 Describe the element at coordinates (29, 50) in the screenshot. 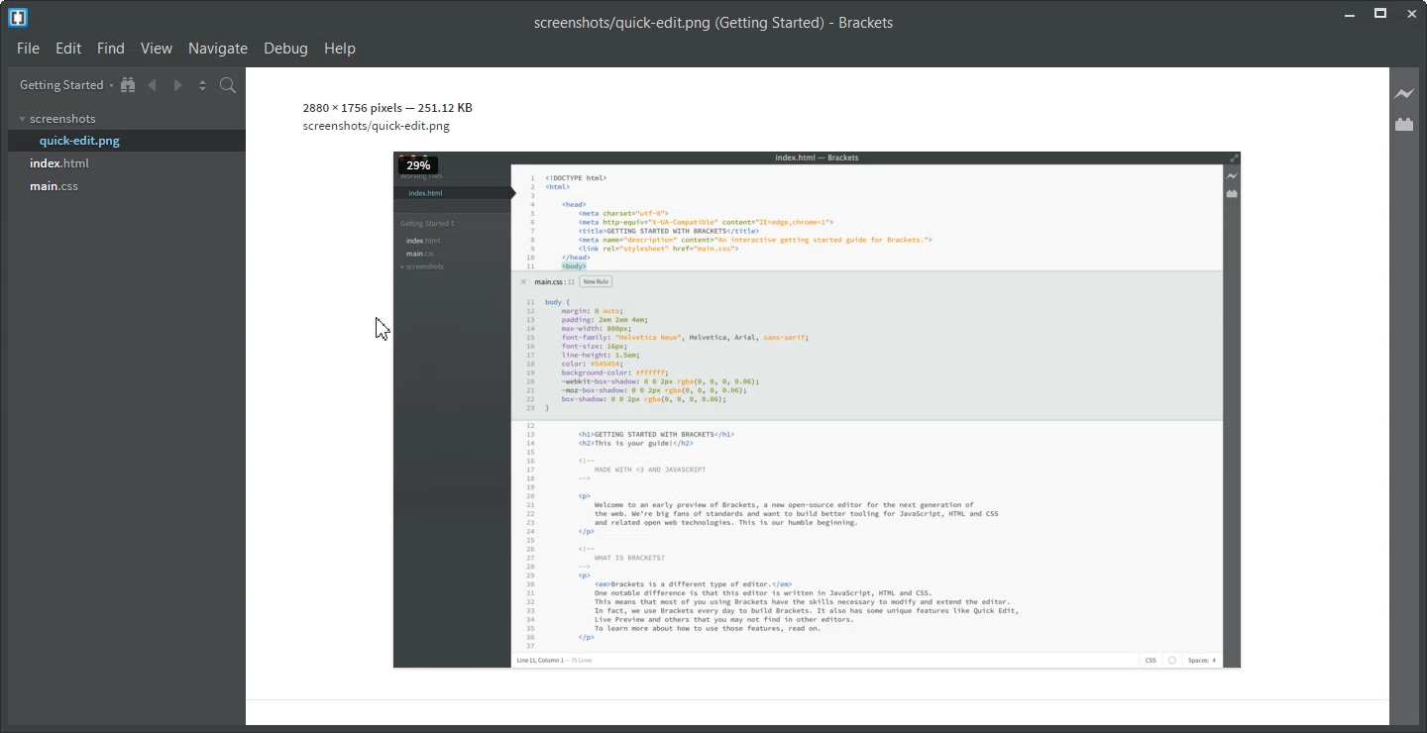

I see `File` at that location.